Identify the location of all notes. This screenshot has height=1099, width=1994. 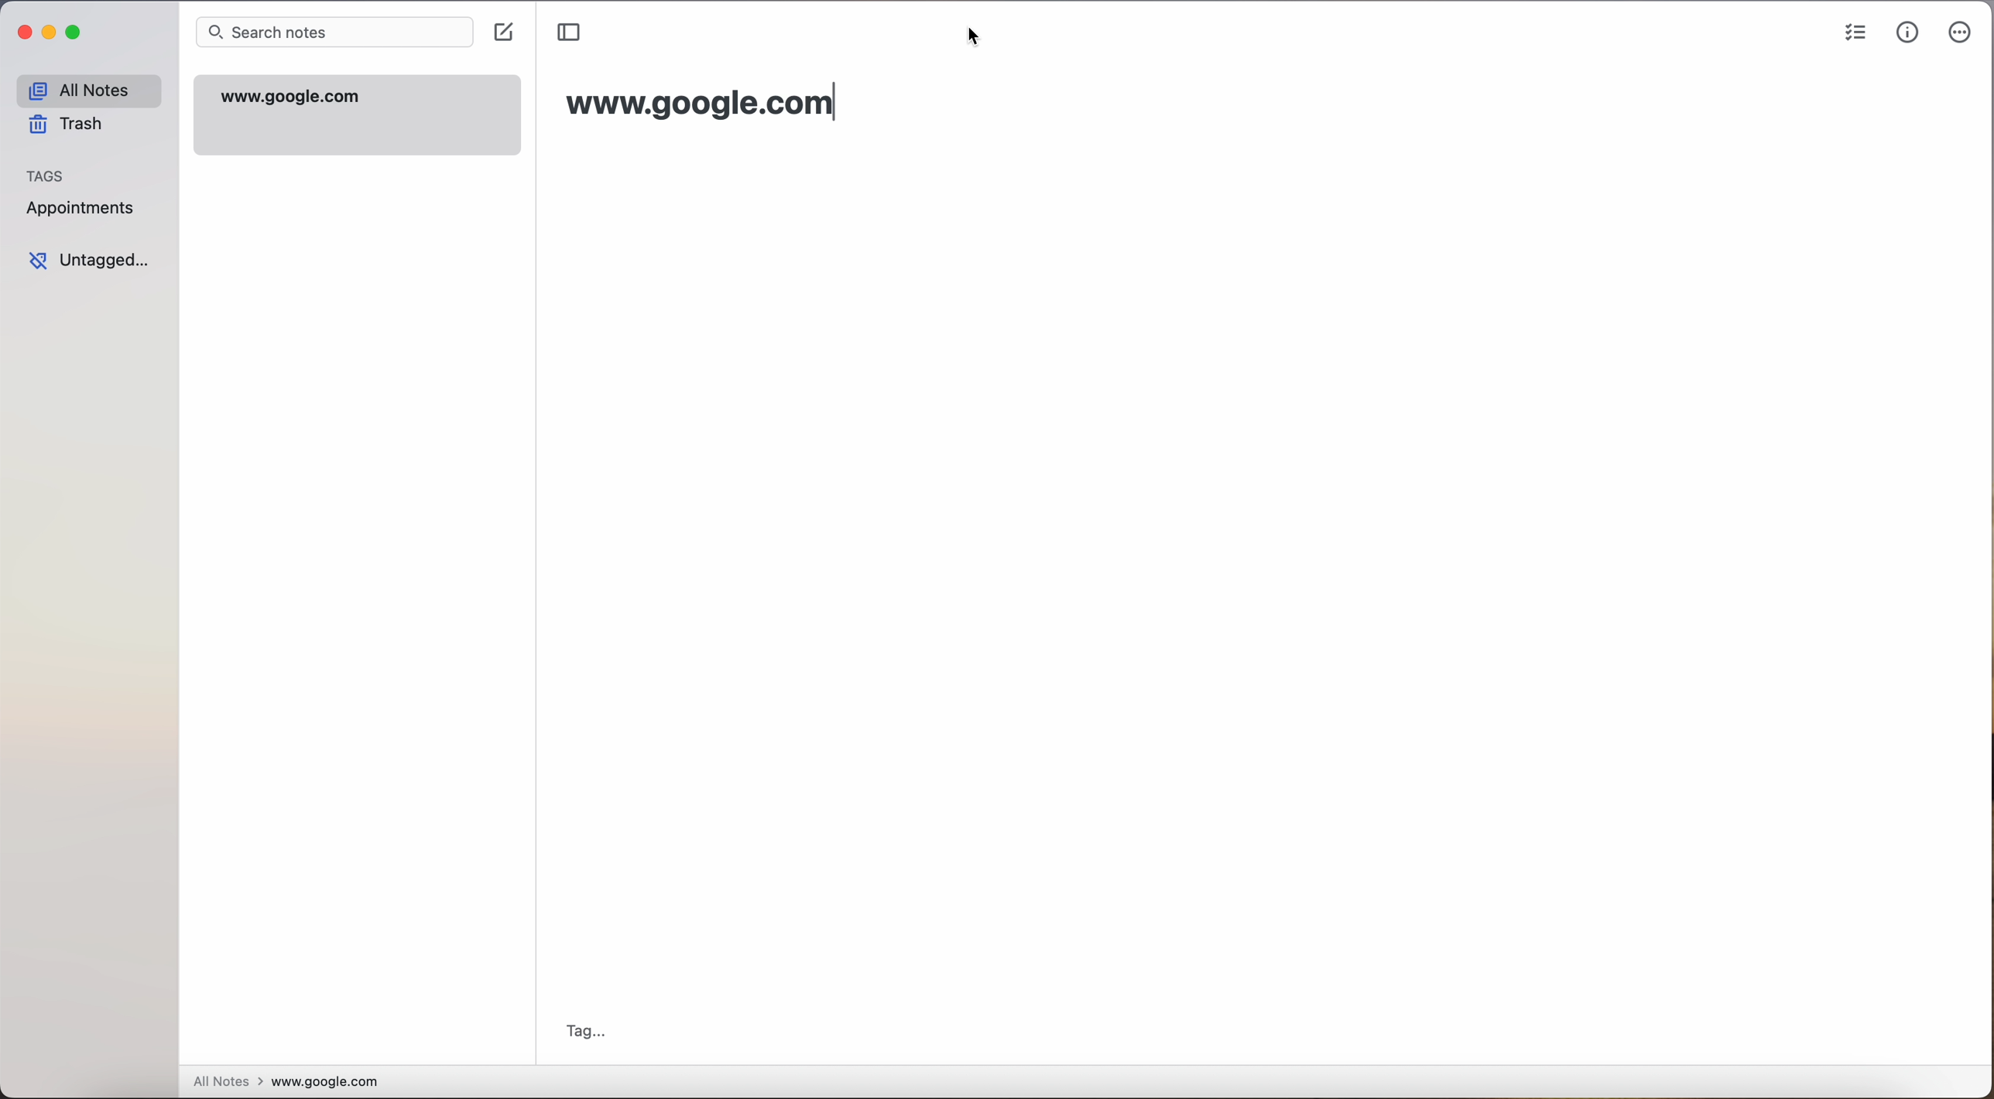
(91, 90).